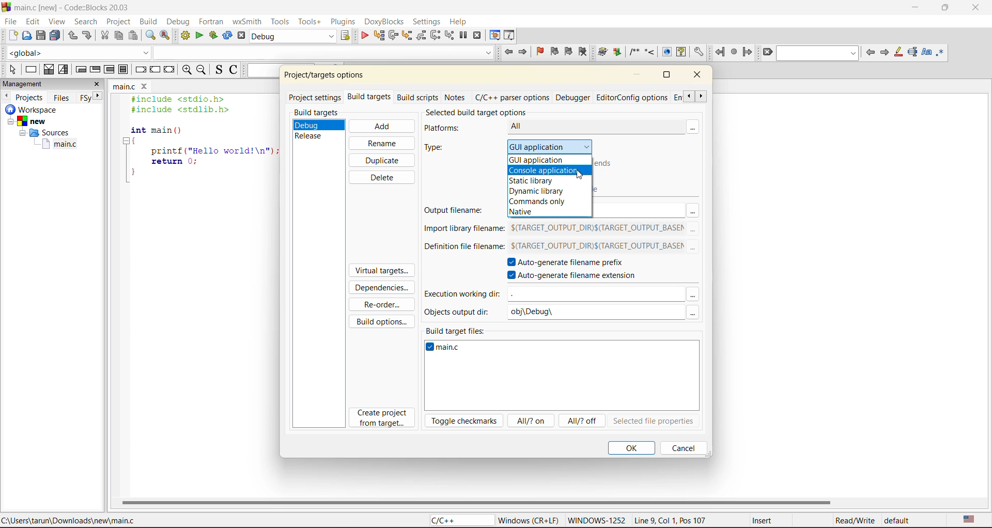 The image size is (992, 528). I want to click on selected build target options, so click(488, 112).